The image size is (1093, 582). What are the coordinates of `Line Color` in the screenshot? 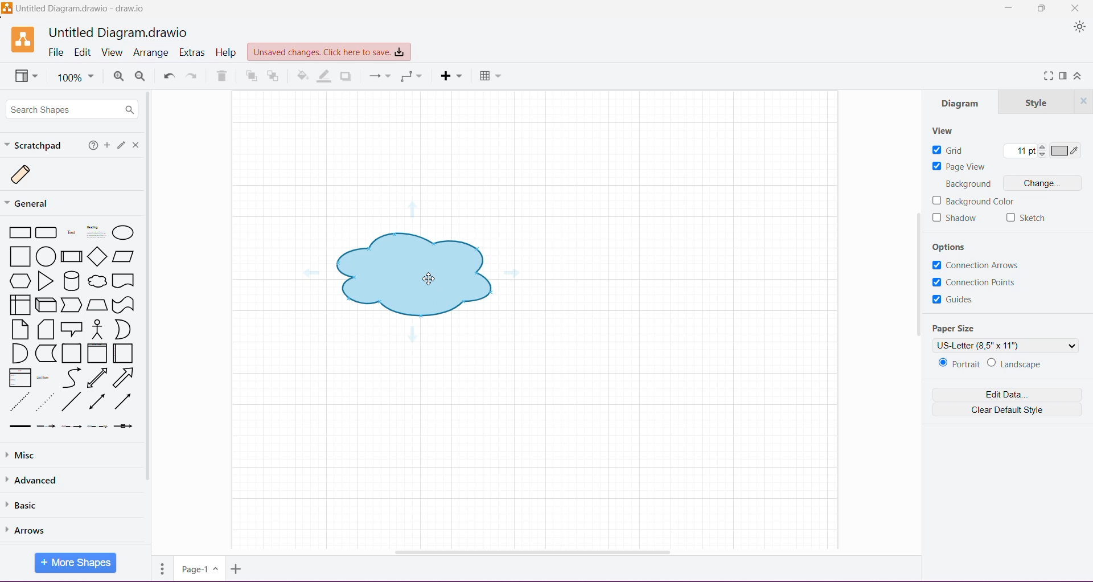 It's located at (324, 76).